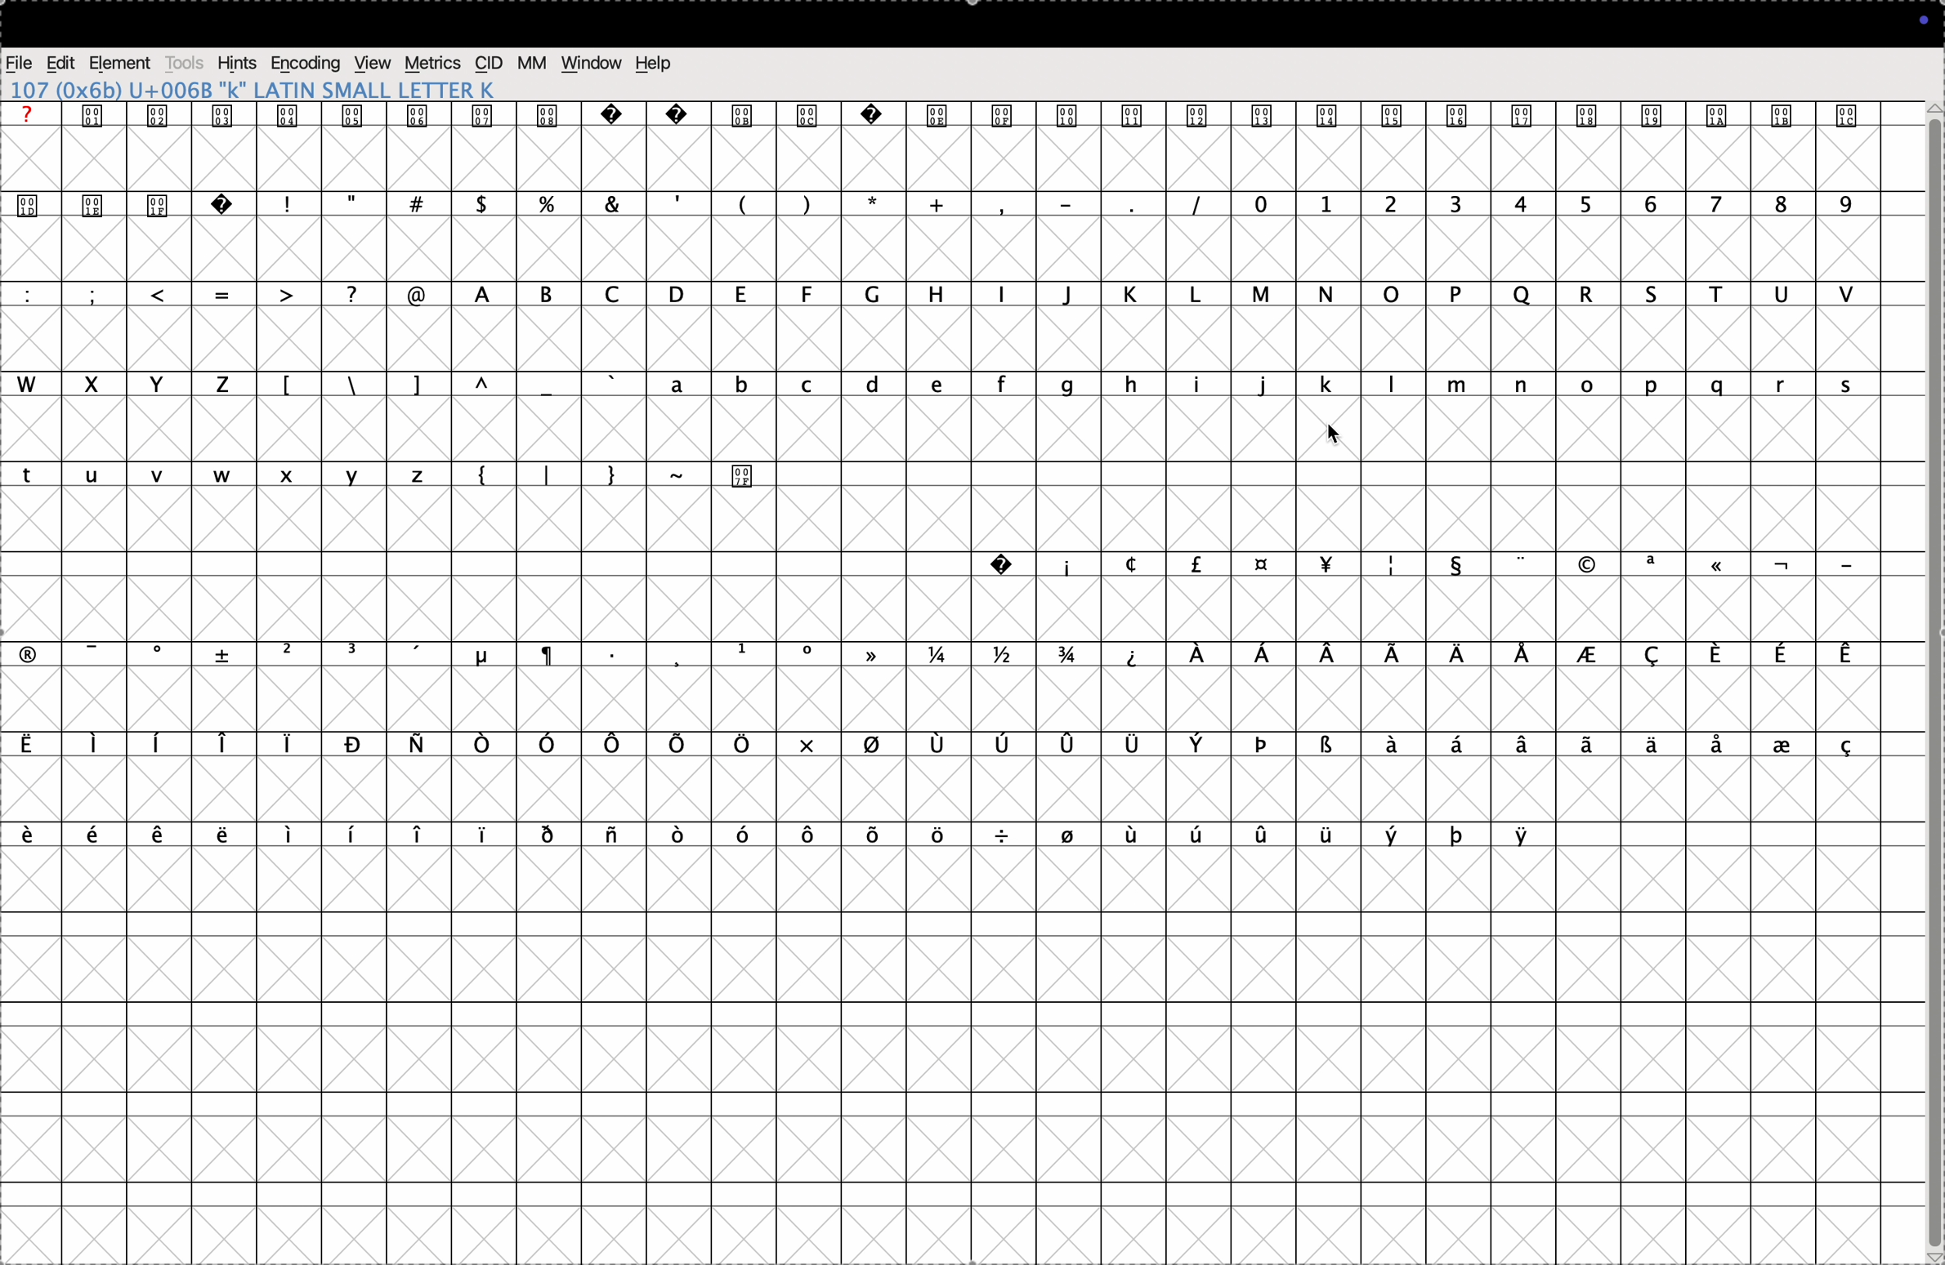  I want to click on u, so click(1774, 295).